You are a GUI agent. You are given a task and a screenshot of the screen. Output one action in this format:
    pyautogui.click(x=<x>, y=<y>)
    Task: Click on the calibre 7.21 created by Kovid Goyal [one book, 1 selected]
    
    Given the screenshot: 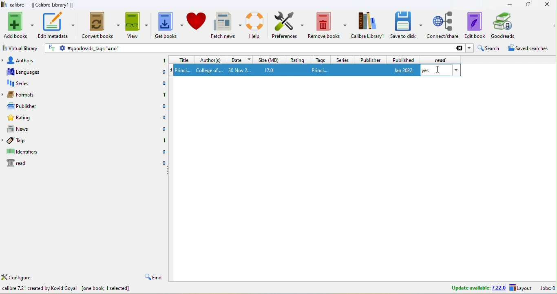 What is the action you would take?
    pyautogui.click(x=66, y=289)
    